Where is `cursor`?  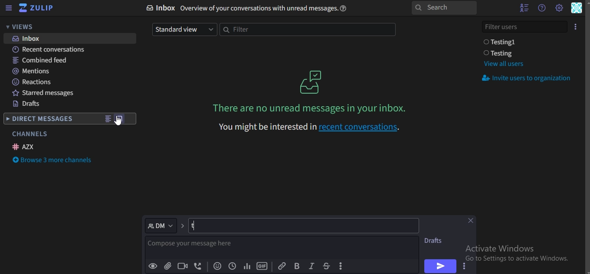
cursor is located at coordinates (121, 125).